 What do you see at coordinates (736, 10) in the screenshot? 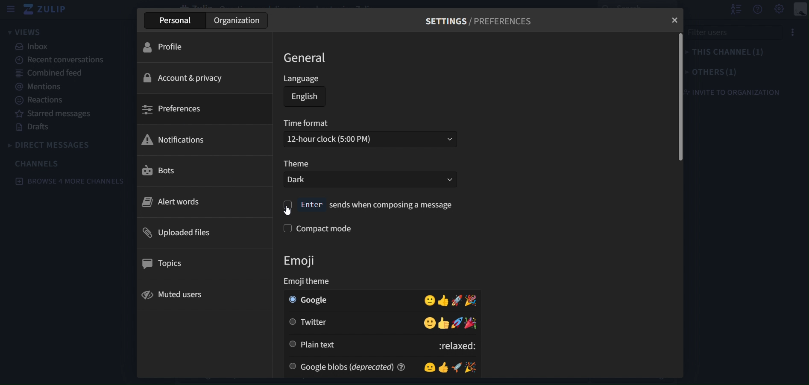
I see `hide user list` at bounding box center [736, 10].